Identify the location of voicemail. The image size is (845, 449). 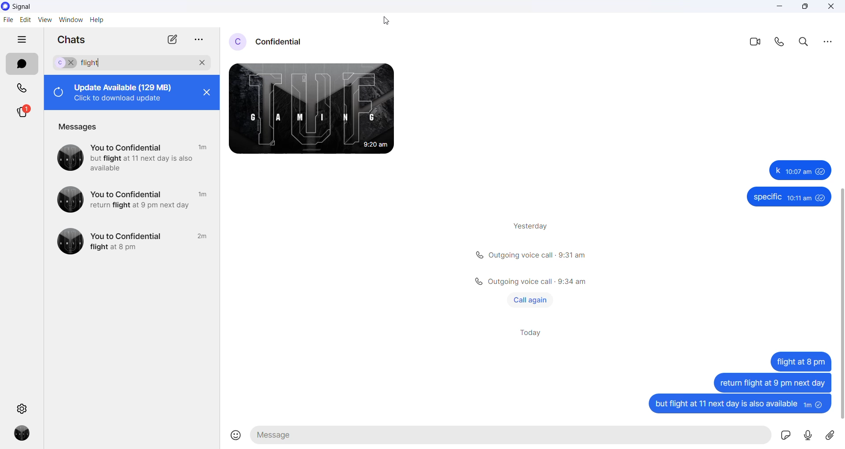
(809, 436).